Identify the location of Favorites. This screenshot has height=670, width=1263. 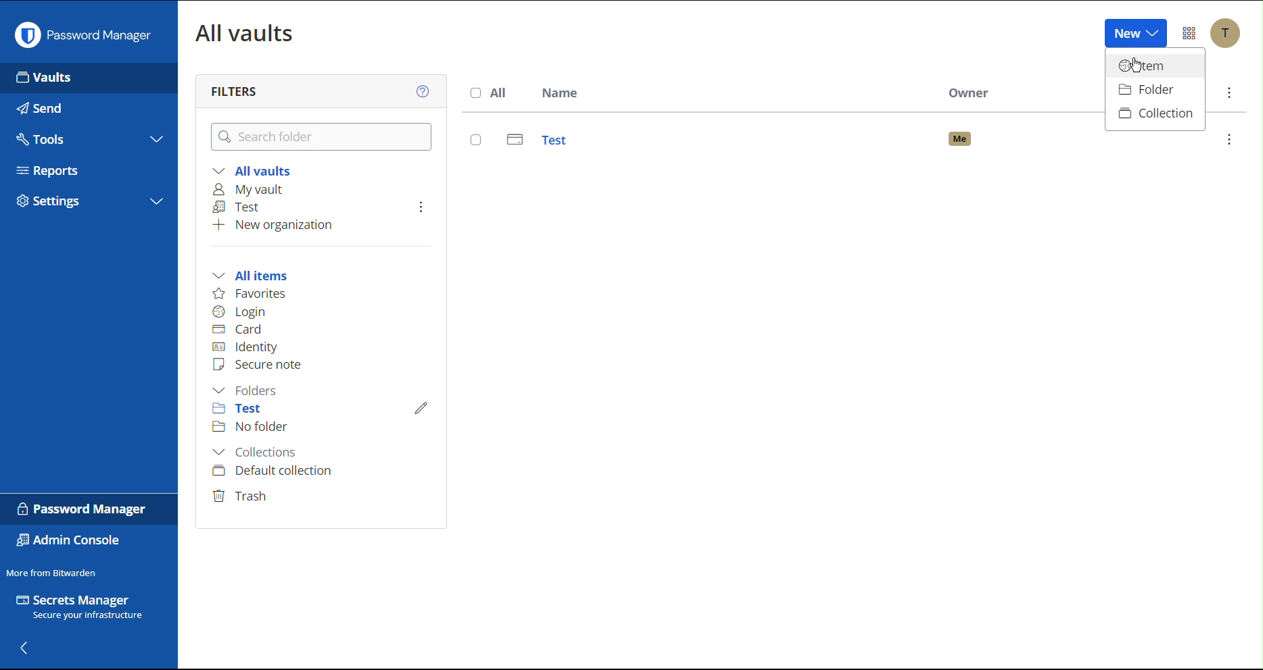
(251, 294).